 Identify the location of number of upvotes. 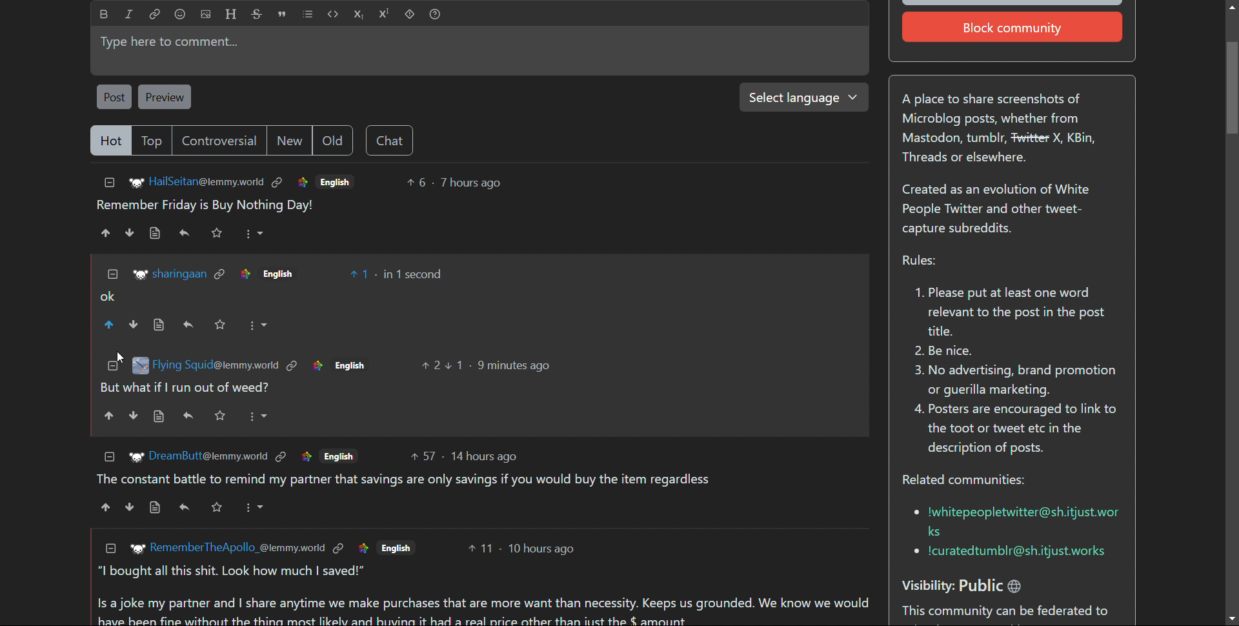
(361, 274).